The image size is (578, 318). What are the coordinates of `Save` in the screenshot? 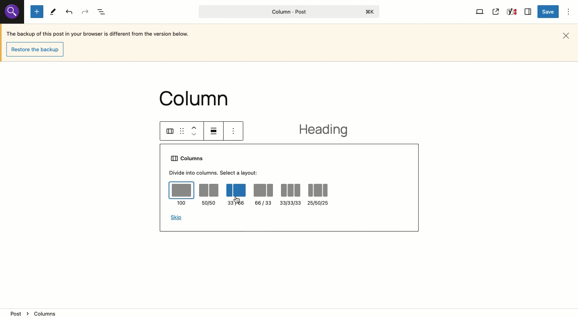 It's located at (549, 12).